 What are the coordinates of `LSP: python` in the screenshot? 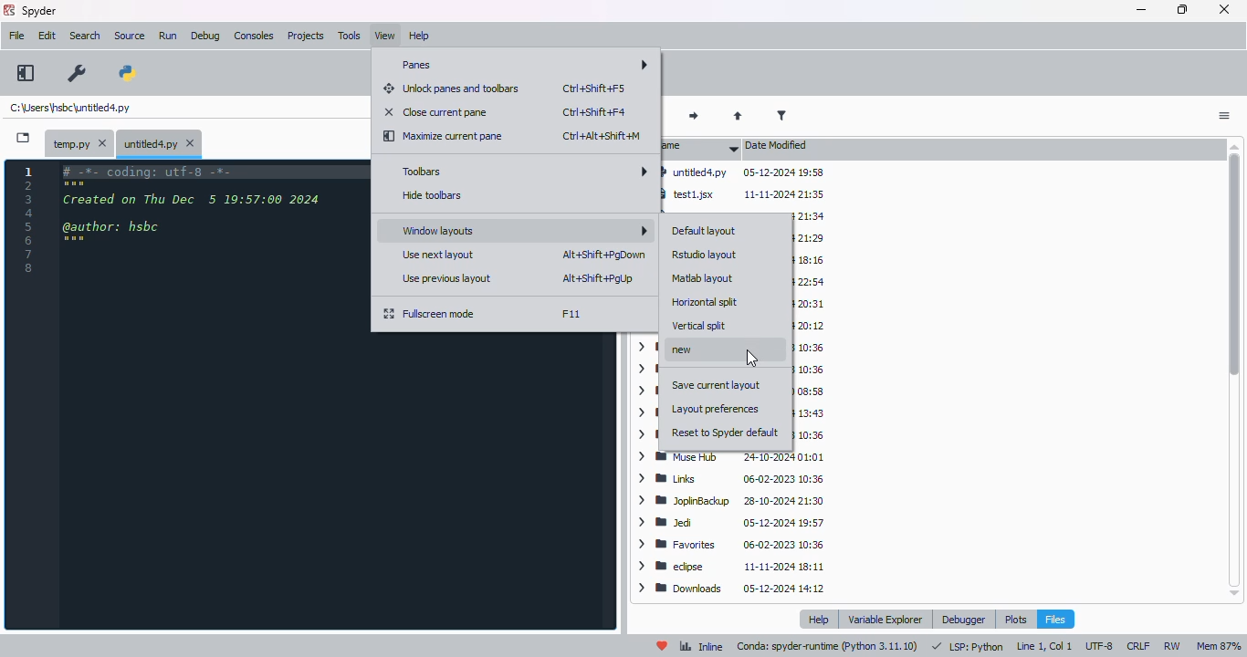 It's located at (968, 647).